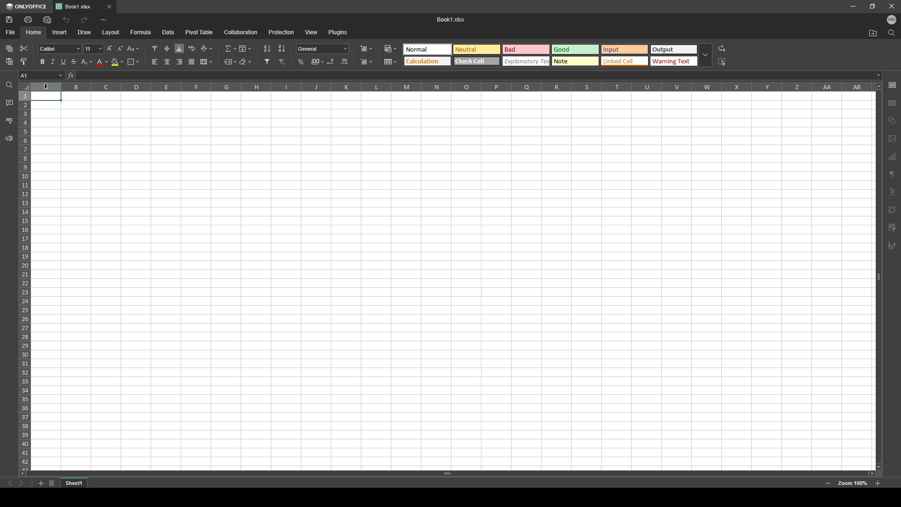 The height and width of the screenshot is (507, 901). What do you see at coordinates (447, 473) in the screenshot?
I see `scroll bar` at bounding box center [447, 473].